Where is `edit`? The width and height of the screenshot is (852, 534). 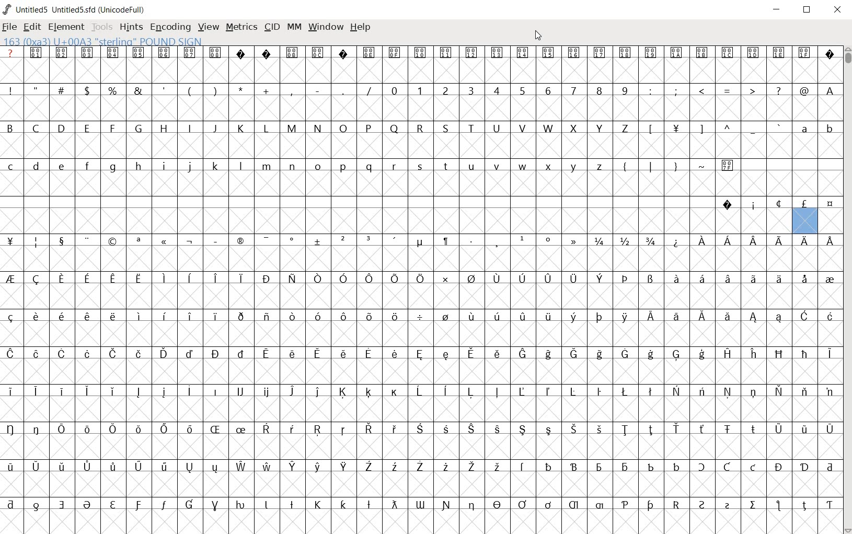 edit is located at coordinates (32, 28).